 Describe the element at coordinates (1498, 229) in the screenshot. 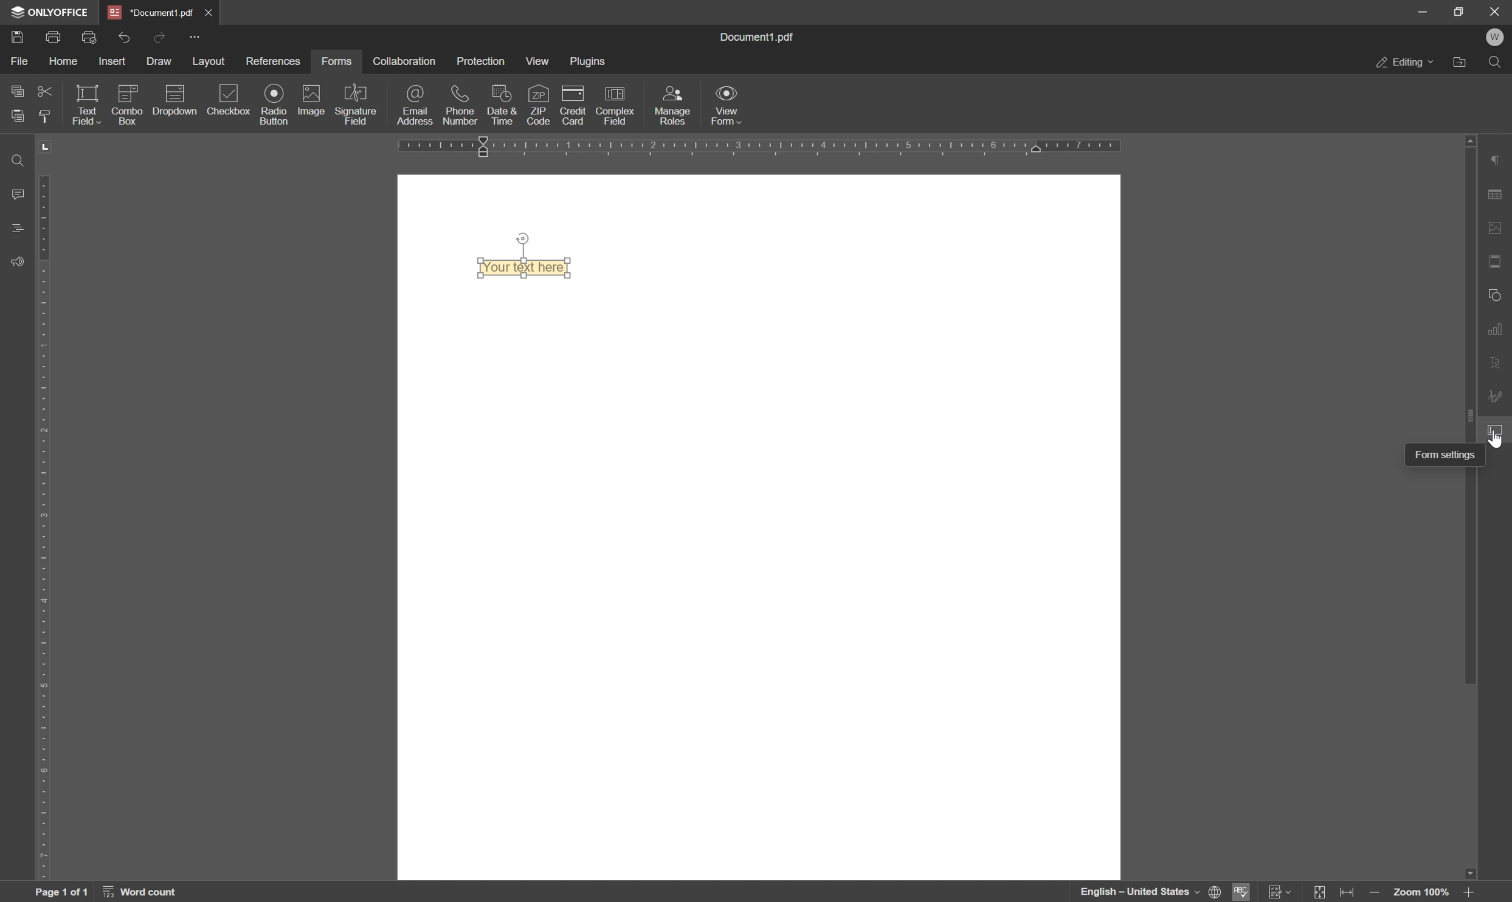

I see `image settings` at that location.